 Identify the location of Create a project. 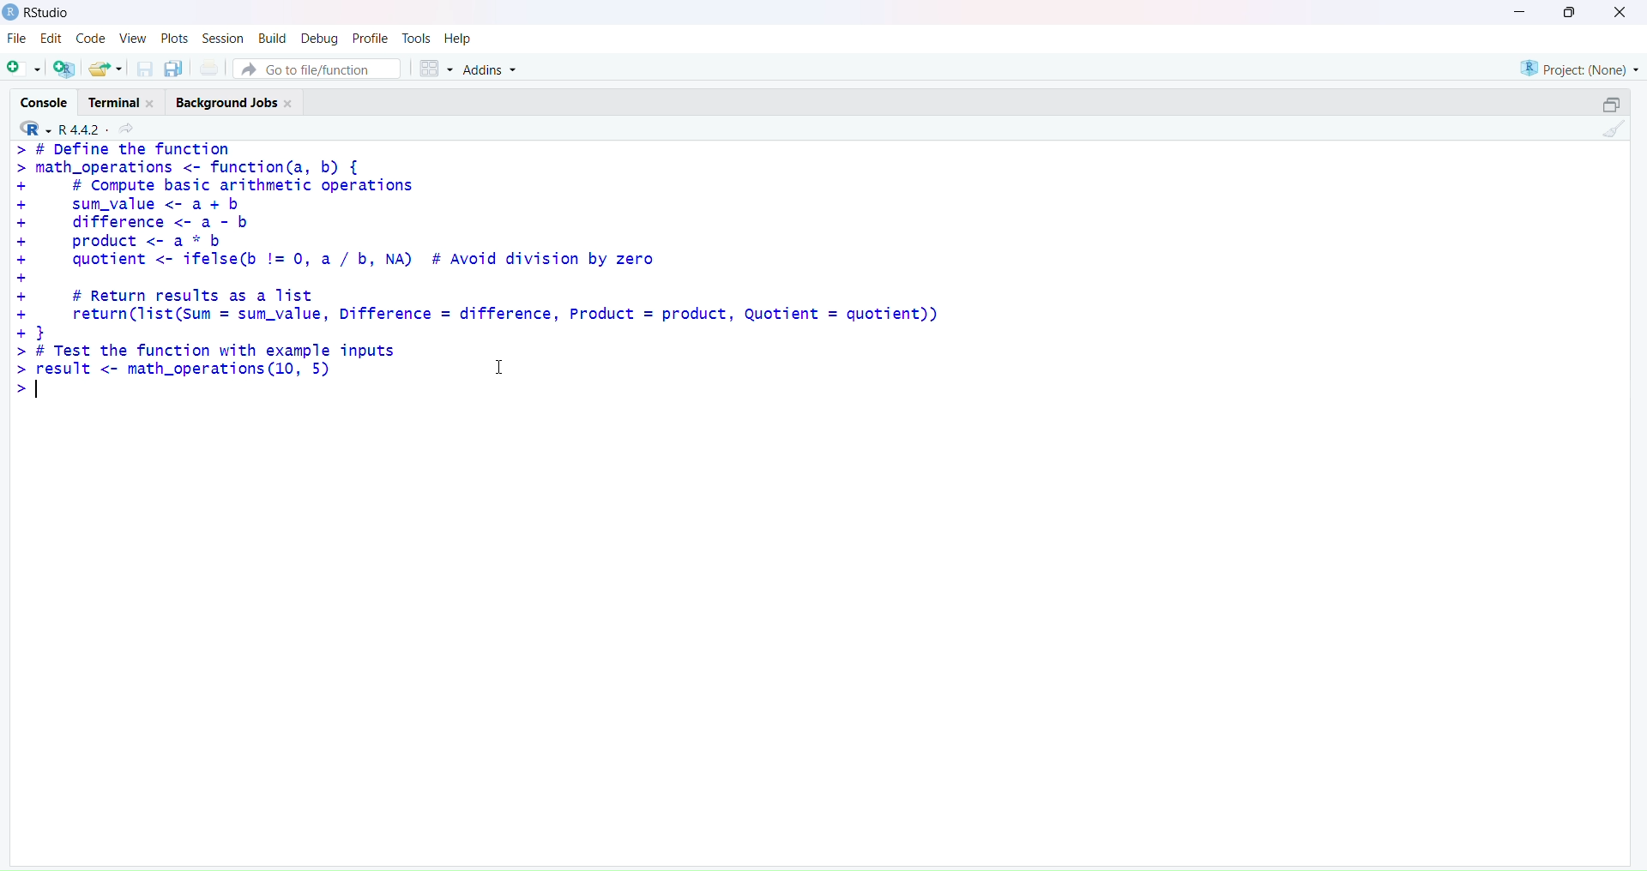
(63, 66).